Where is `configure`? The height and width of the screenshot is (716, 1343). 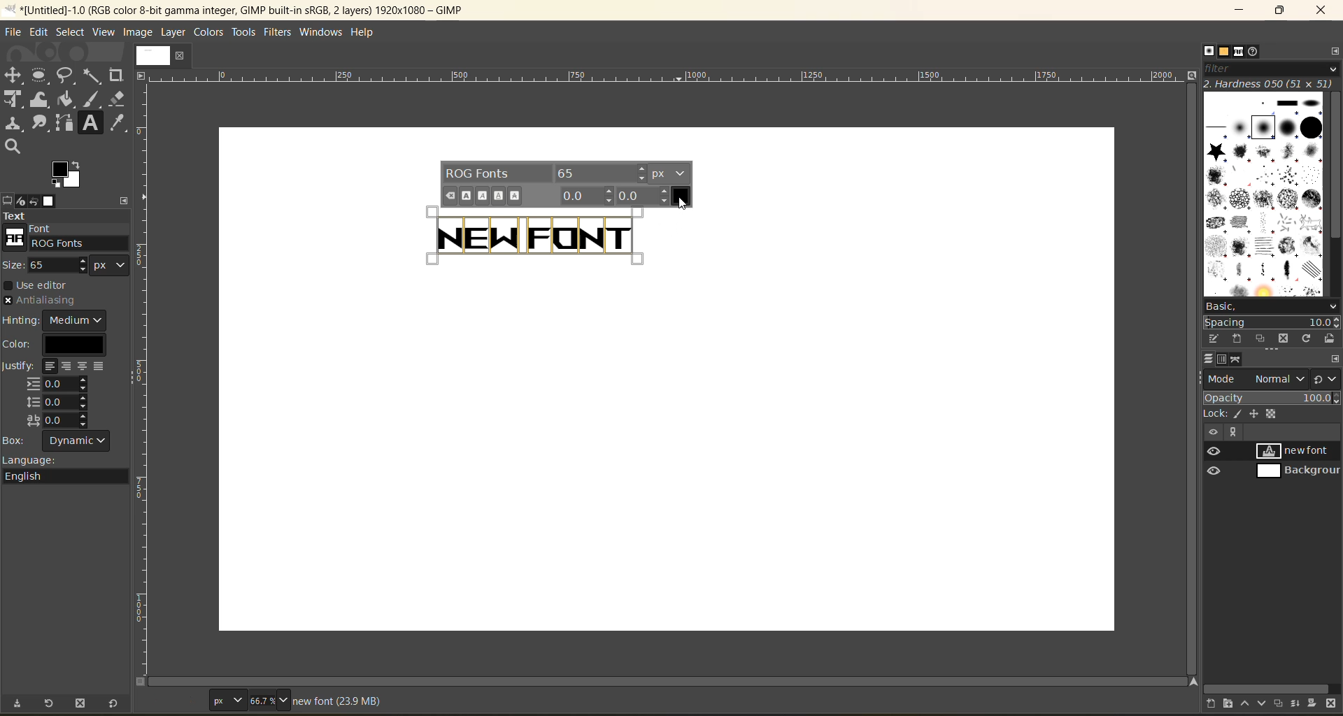
configure is located at coordinates (128, 199).